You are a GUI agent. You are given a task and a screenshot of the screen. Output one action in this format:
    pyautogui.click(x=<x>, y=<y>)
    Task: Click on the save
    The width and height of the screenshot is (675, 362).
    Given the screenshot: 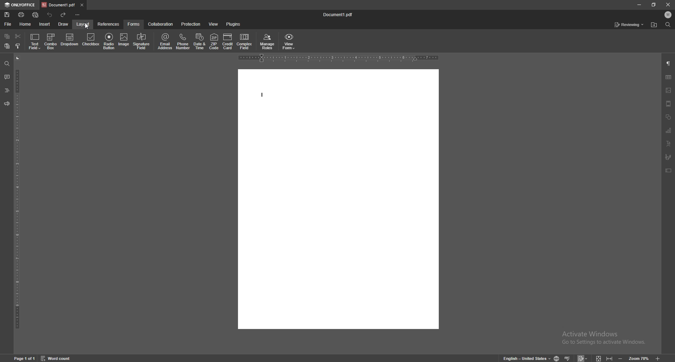 What is the action you would take?
    pyautogui.click(x=7, y=15)
    